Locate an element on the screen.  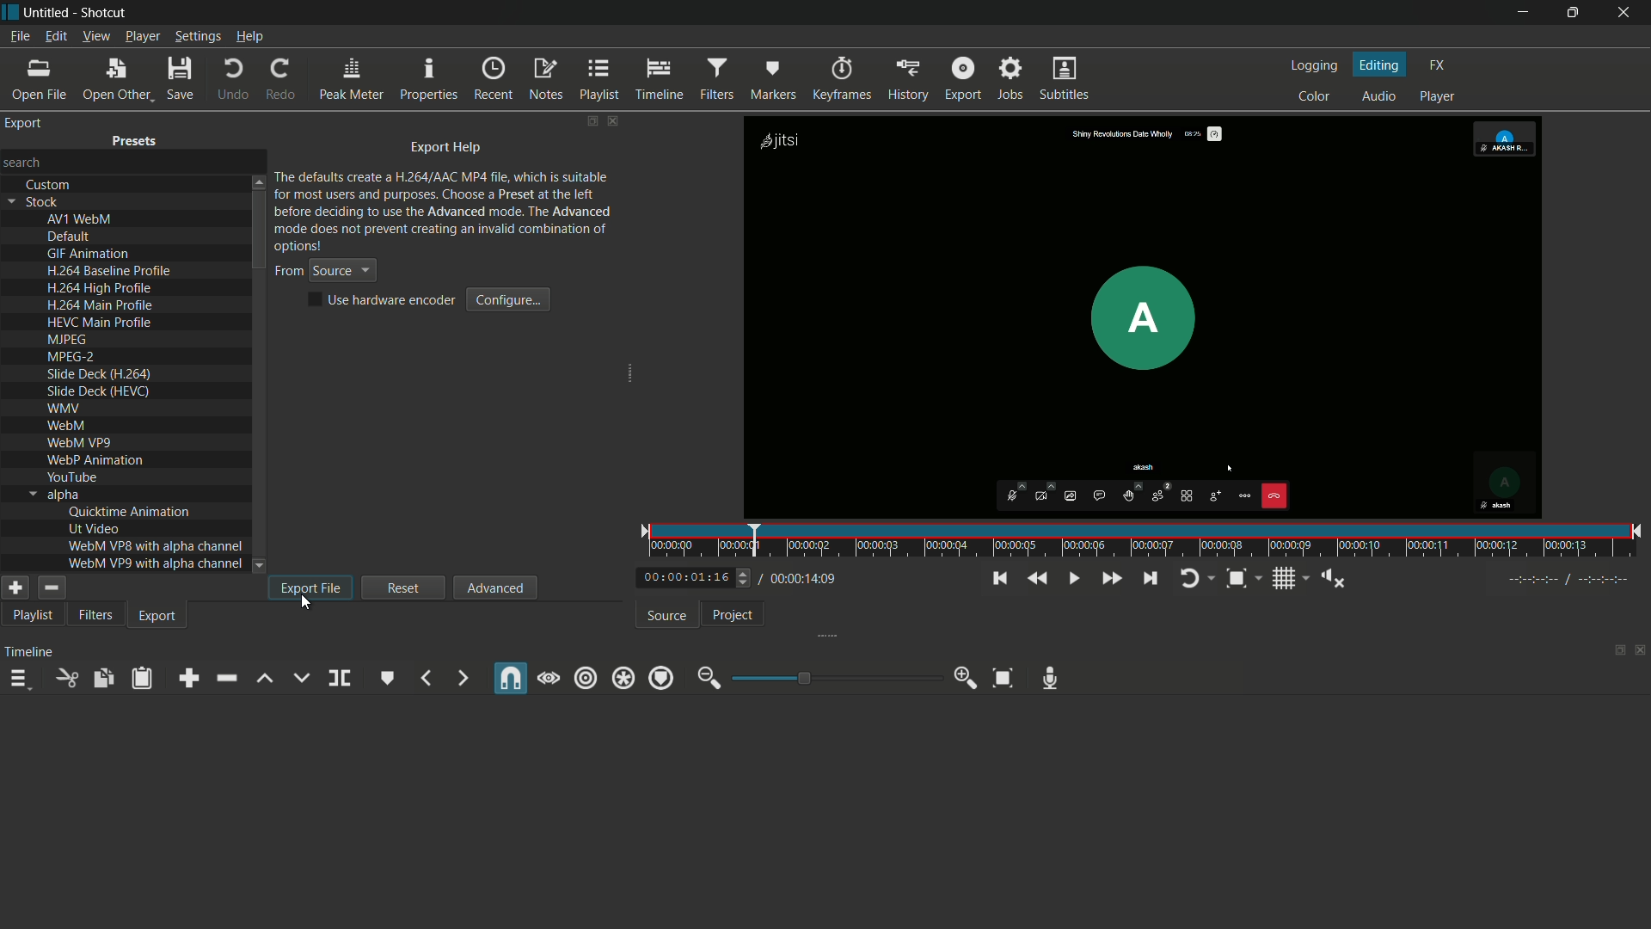
append is located at coordinates (185, 678).